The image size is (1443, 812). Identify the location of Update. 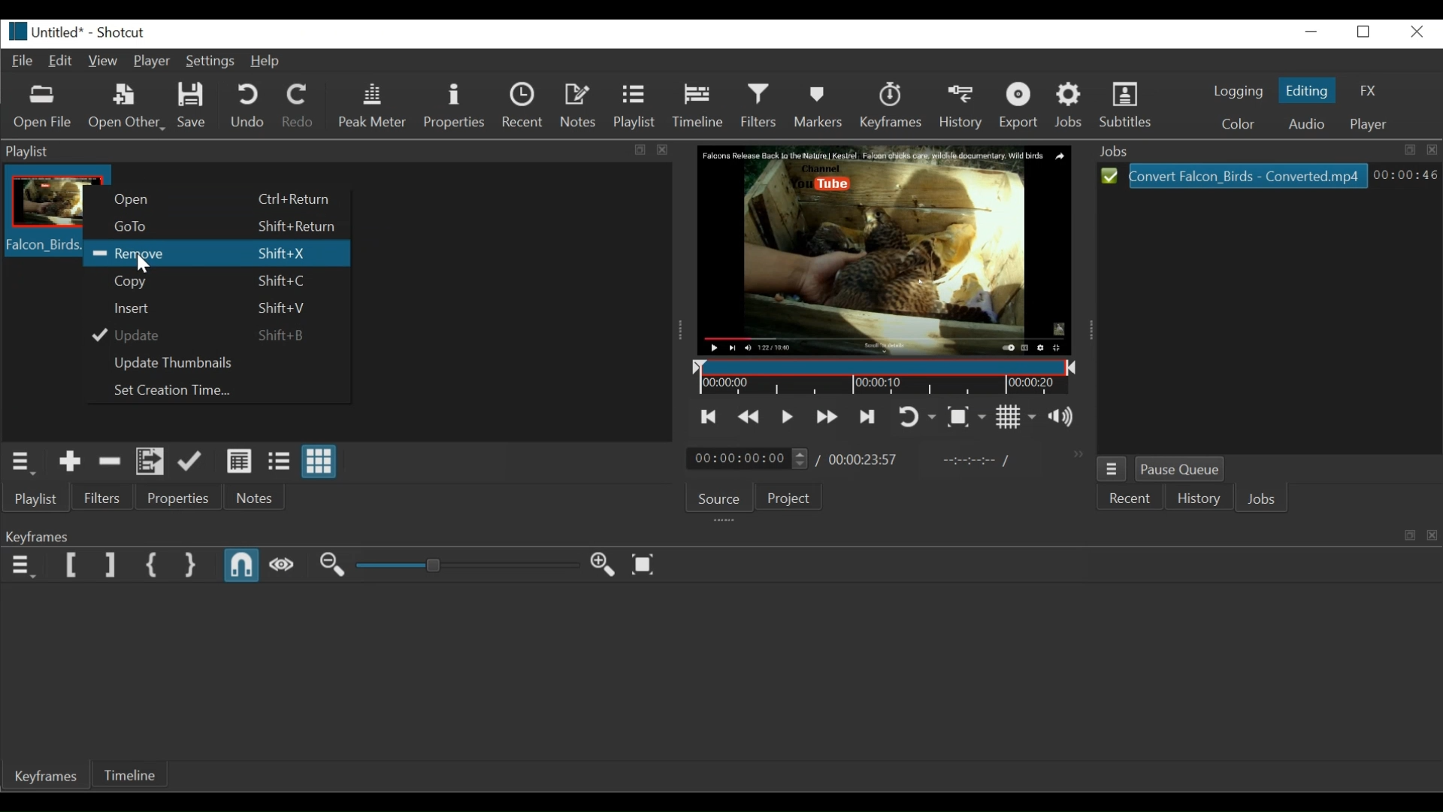
(191, 465).